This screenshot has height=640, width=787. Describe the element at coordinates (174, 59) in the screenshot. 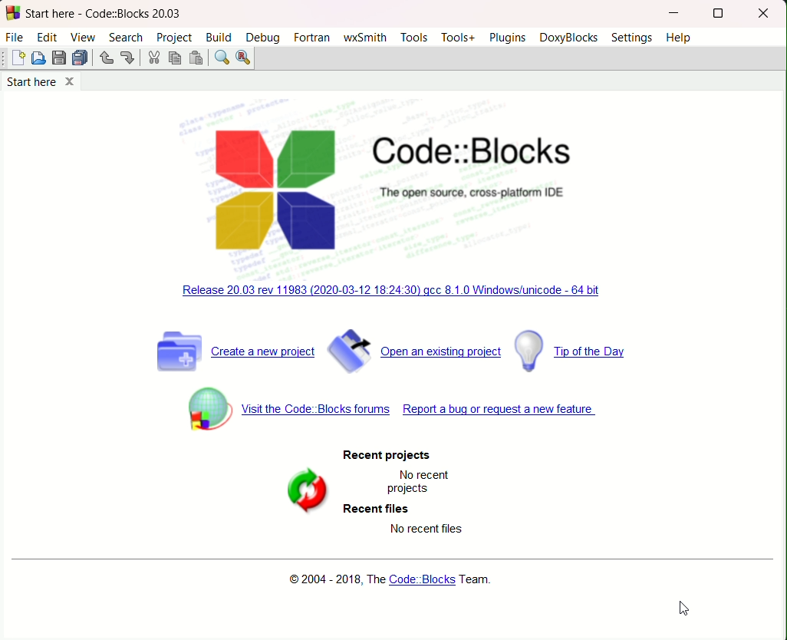

I see `copy` at that location.